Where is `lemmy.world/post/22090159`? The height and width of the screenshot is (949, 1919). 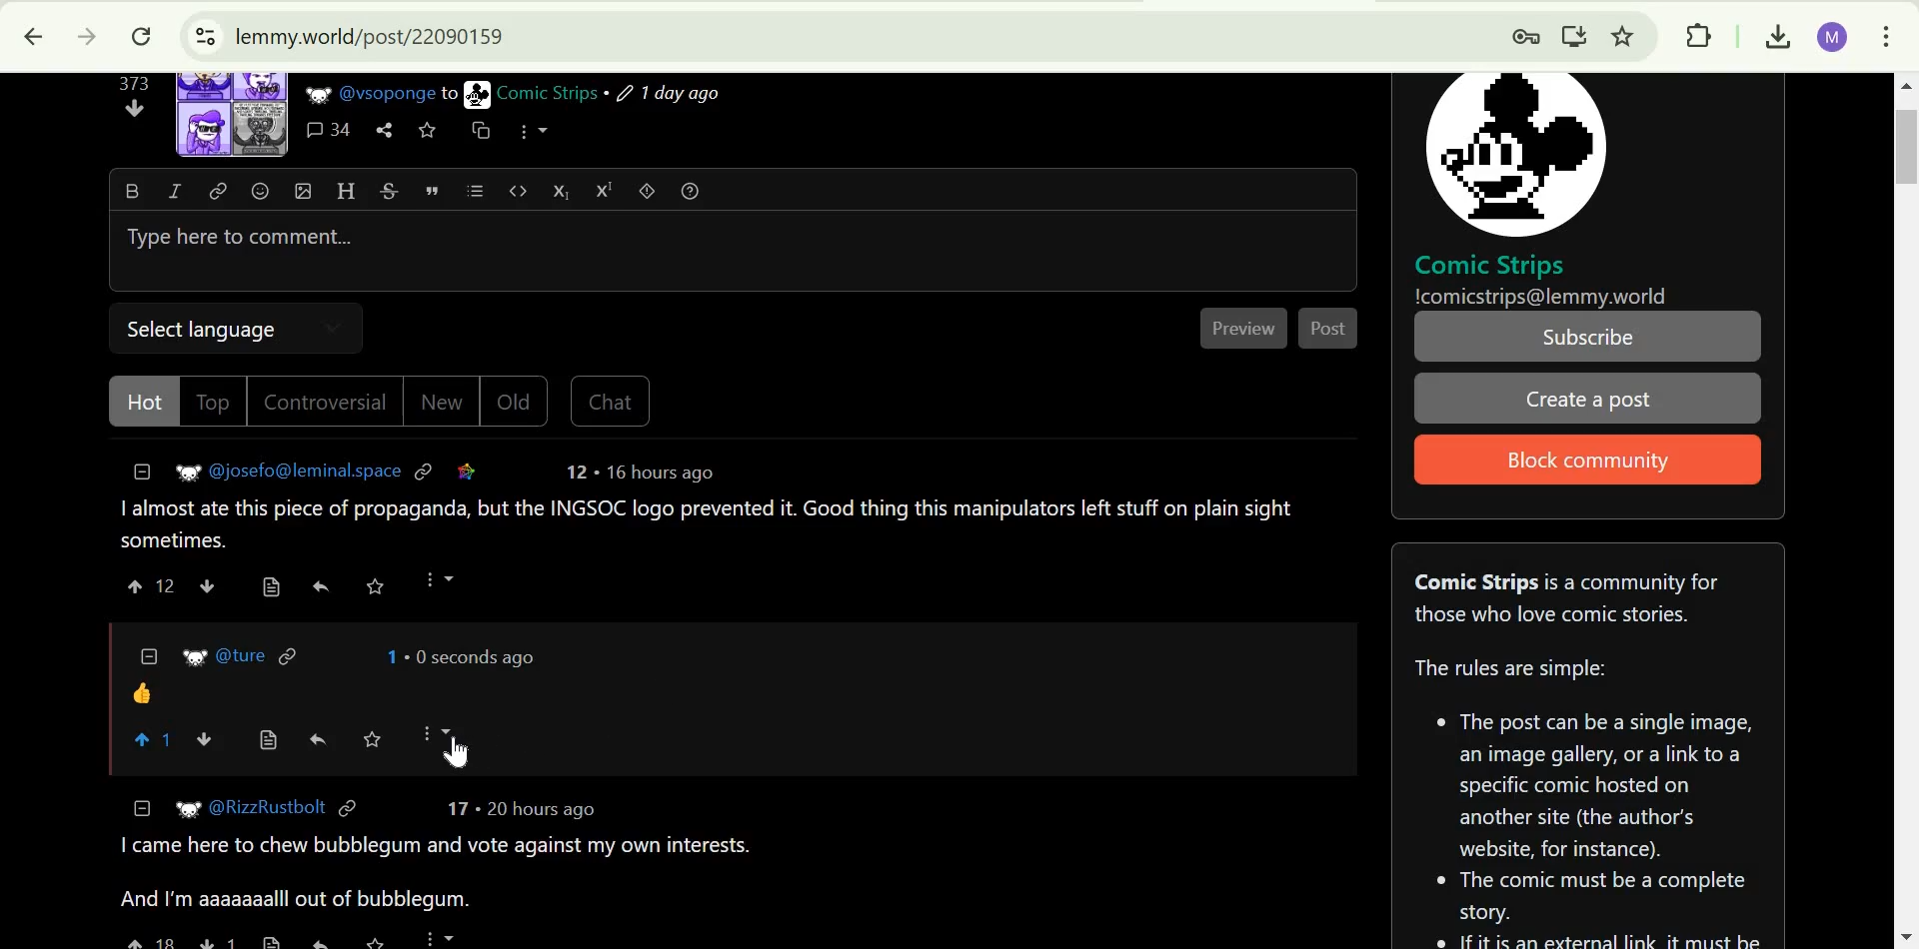
lemmy.world/post/22090159 is located at coordinates (367, 35).